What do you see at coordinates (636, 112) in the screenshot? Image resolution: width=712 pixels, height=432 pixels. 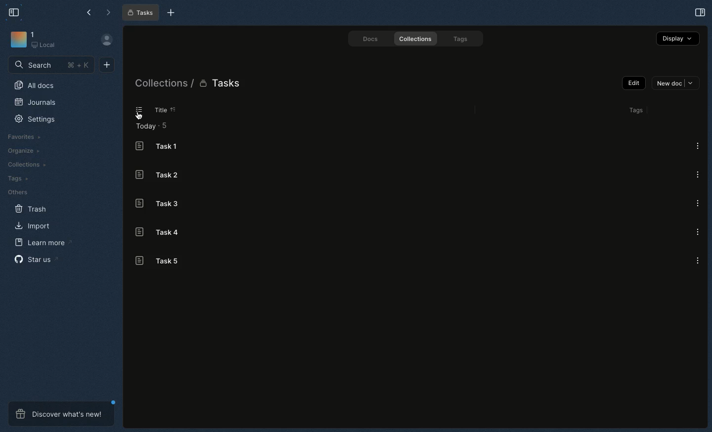 I see `Tags` at bounding box center [636, 112].